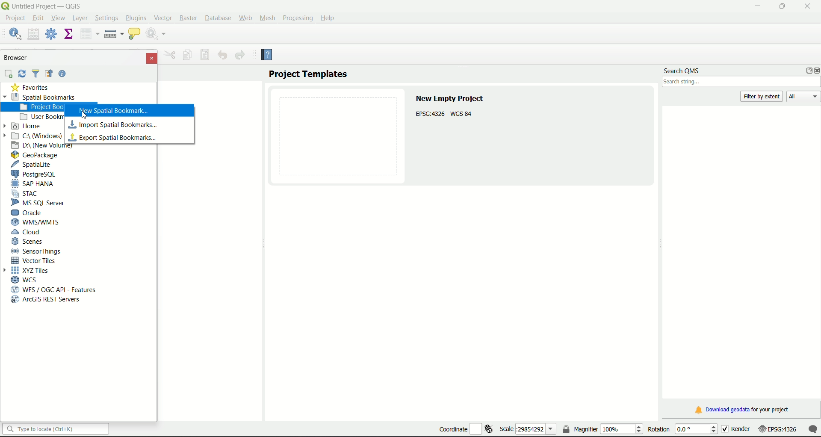 The width and height of the screenshot is (821, 437). What do you see at coordinates (27, 193) in the screenshot?
I see `STAC` at bounding box center [27, 193].